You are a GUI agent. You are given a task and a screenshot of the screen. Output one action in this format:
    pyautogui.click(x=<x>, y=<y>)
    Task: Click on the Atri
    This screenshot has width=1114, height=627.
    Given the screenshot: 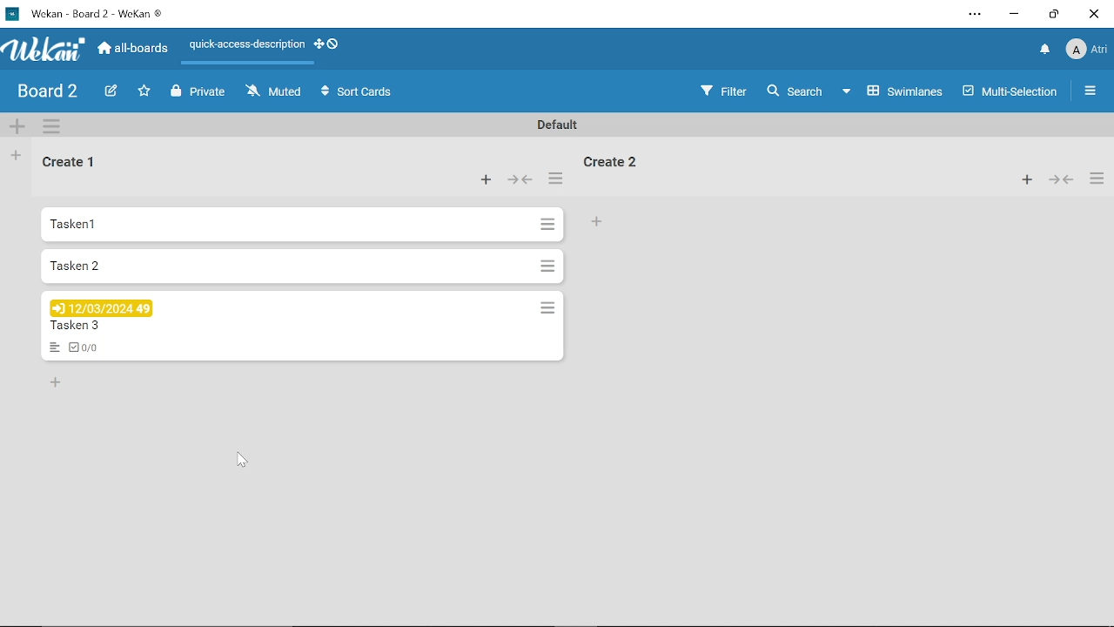 What is the action you would take?
    pyautogui.click(x=1086, y=50)
    